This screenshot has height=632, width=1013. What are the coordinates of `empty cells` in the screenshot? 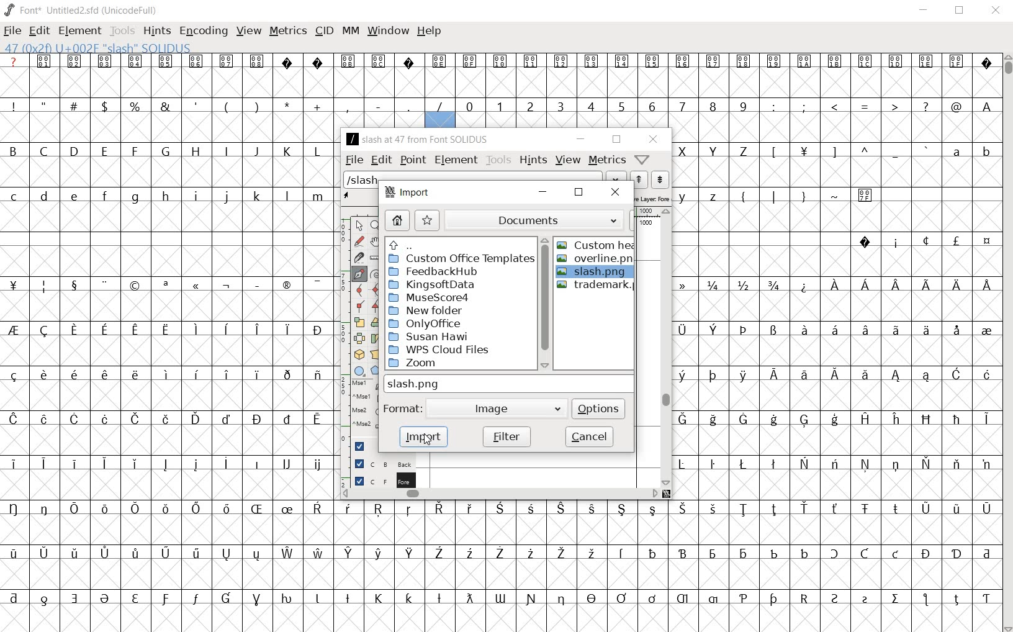 It's located at (838, 174).